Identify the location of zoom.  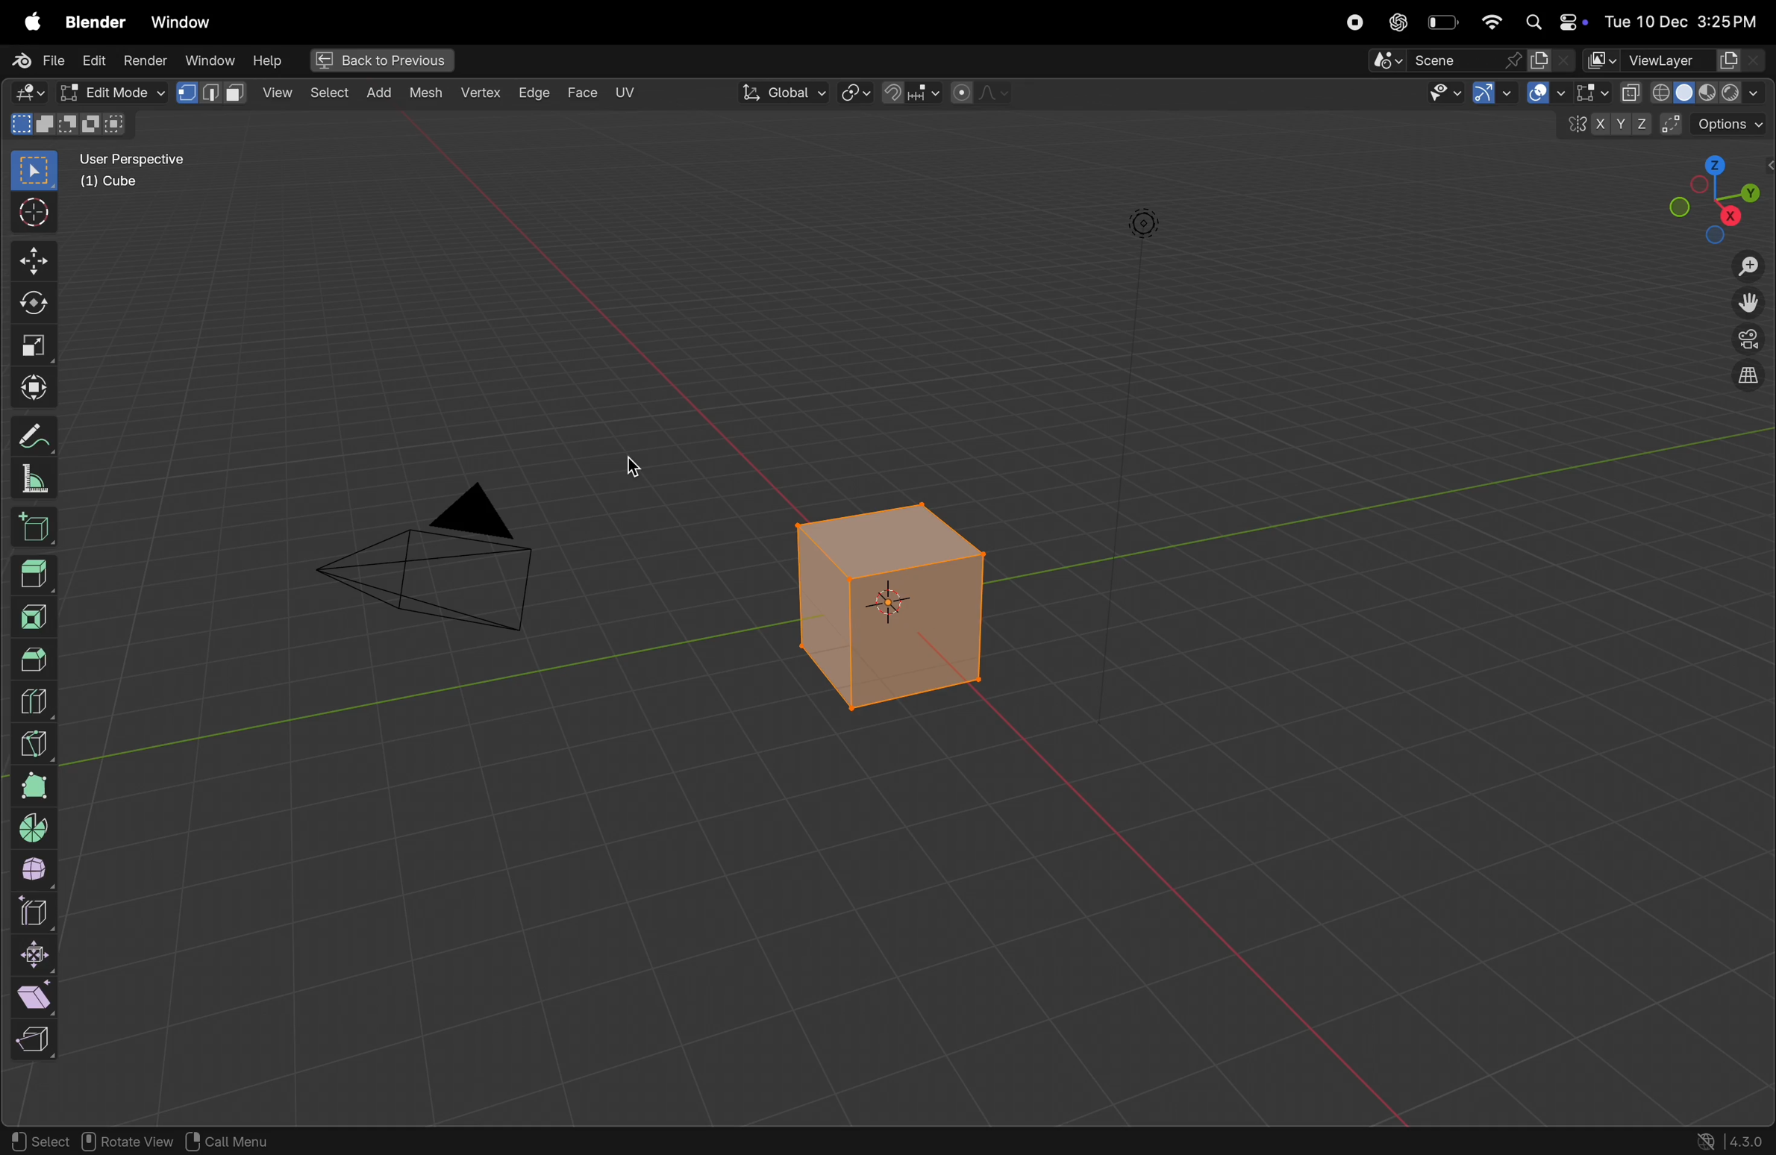
(1746, 268).